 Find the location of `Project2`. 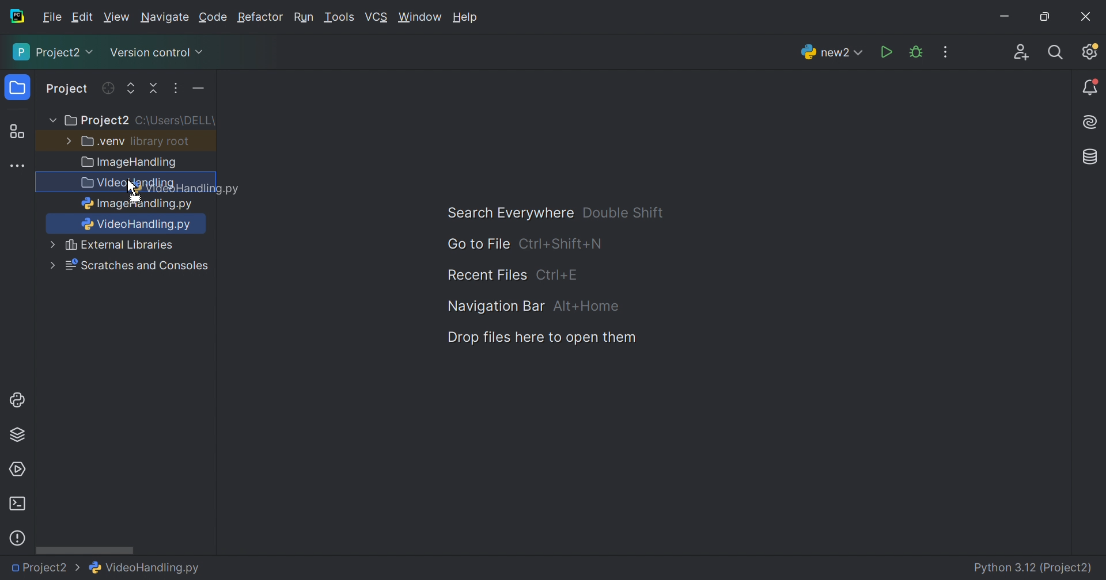

Project2 is located at coordinates (54, 52).